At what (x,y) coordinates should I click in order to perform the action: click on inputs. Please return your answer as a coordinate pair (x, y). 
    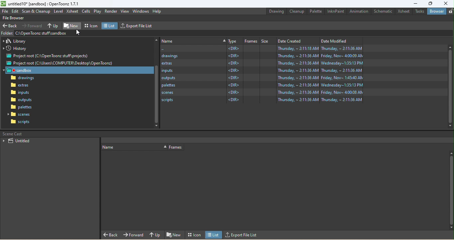
    Looking at the image, I should click on (261, 70).